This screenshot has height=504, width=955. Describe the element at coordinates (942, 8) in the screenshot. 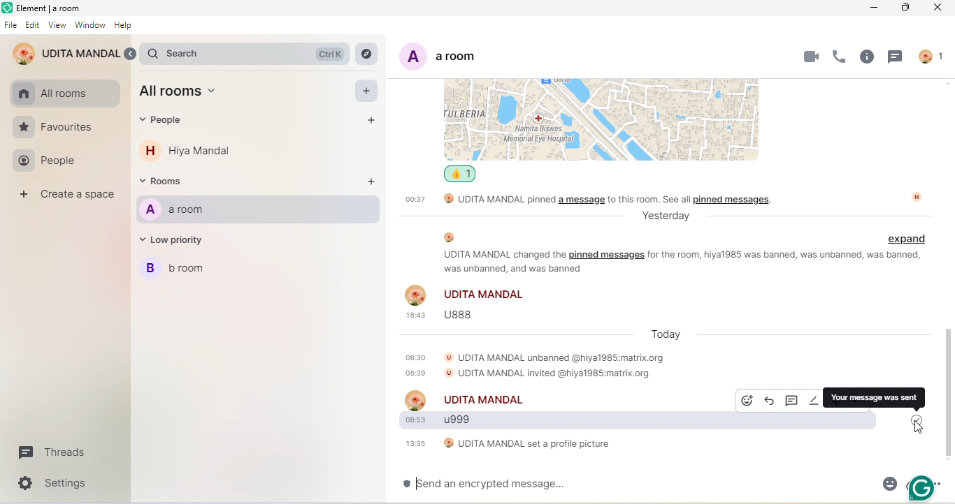

I see `Close` at that location.